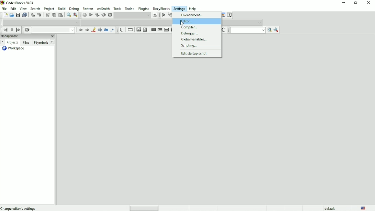 The image size is (375, 211). Describe the element at coordinates (154, 30) in the screenshot. I see `Entry condition loop` at that location.